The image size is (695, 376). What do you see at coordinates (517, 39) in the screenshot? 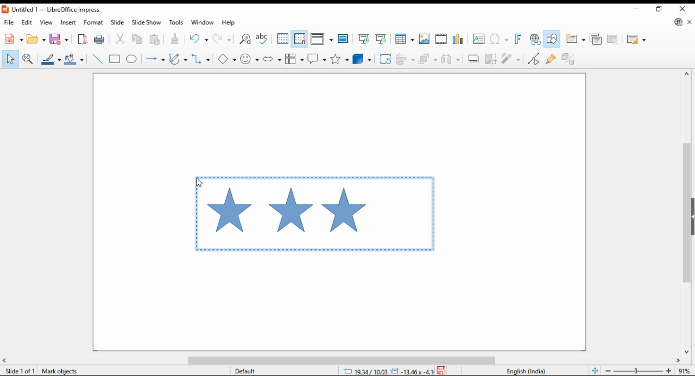
I see `insert fontwork text` at bounding box center [517, 39].